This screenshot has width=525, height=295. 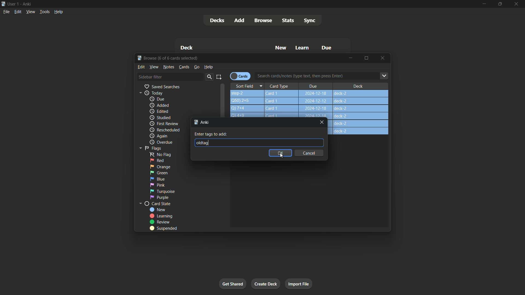 I want to click on Cursor, so click(x=283, y=157).